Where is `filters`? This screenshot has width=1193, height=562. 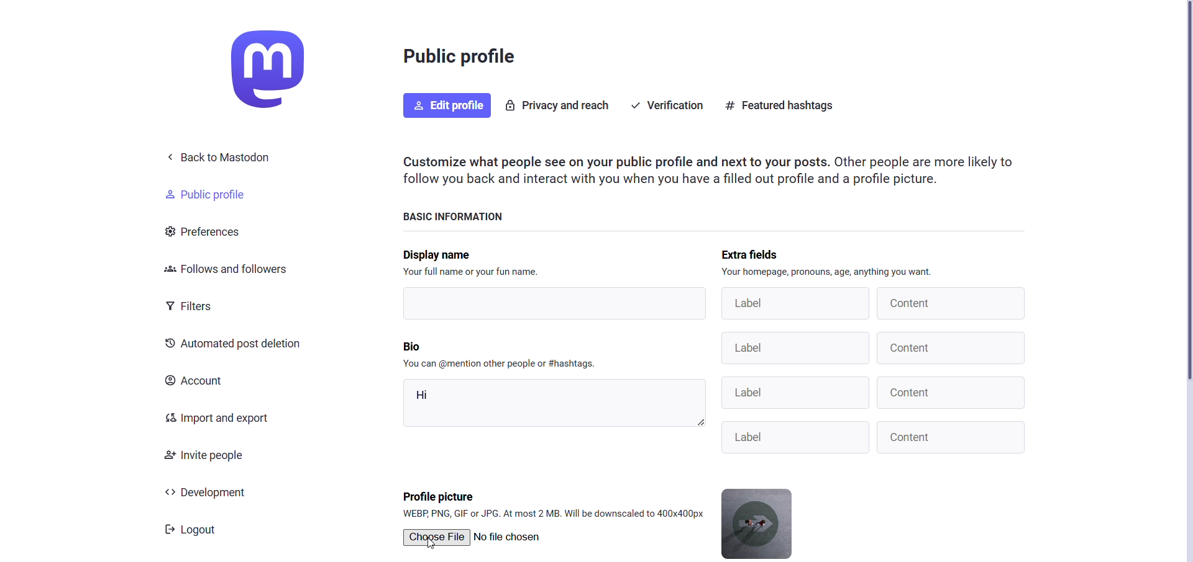
filters is located at coordinates (191, 309).